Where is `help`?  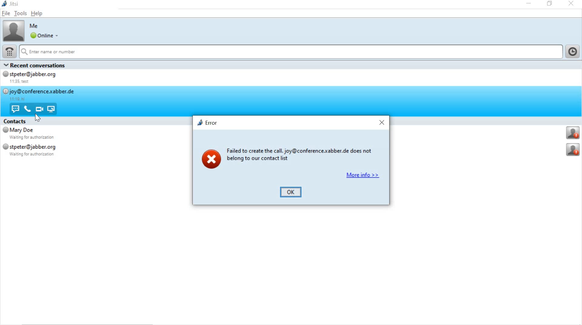 help is located at coordinates (37, 15).